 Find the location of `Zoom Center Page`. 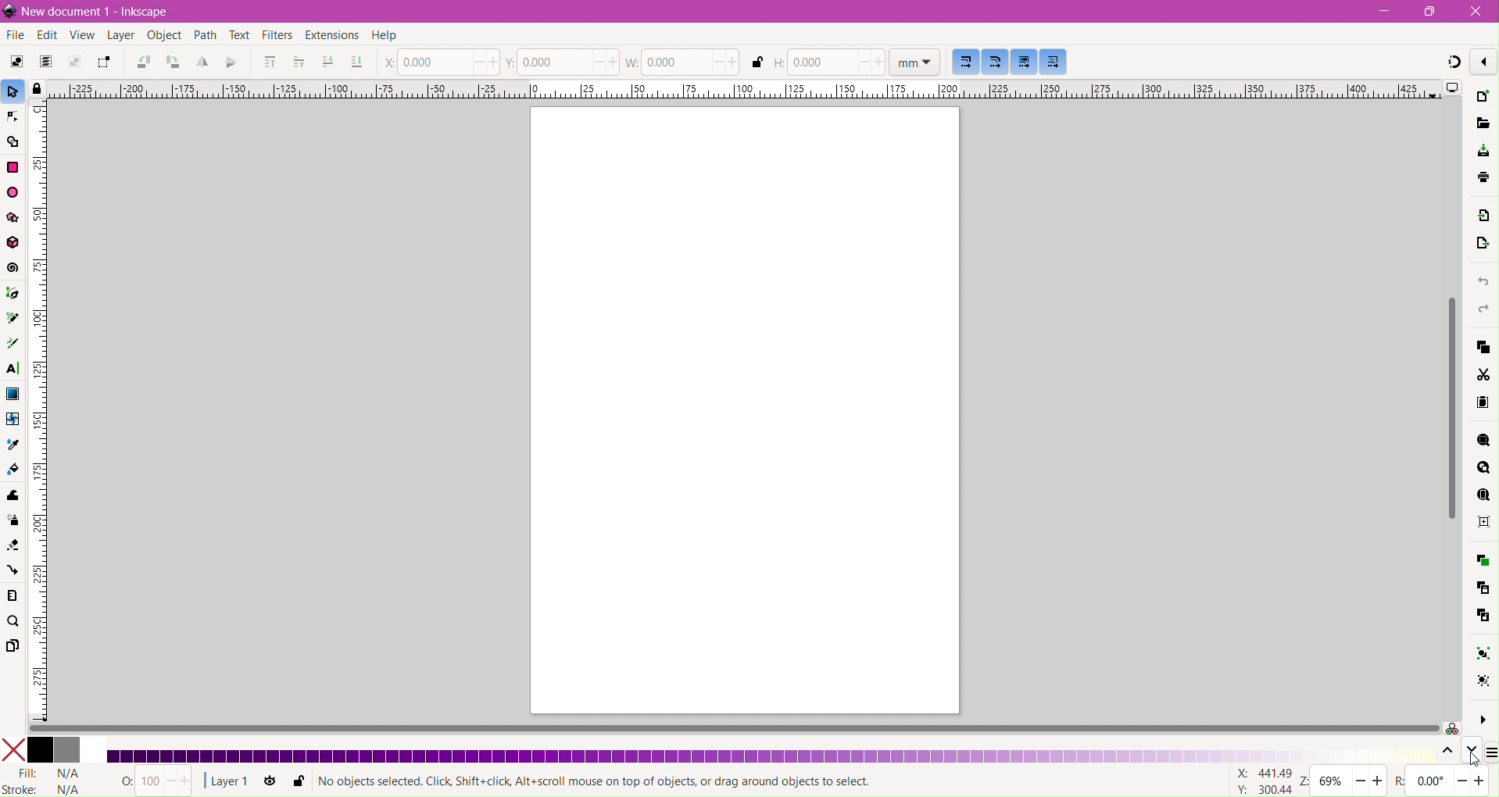

Zoom Center Page is located at coordinates (1482, 524).